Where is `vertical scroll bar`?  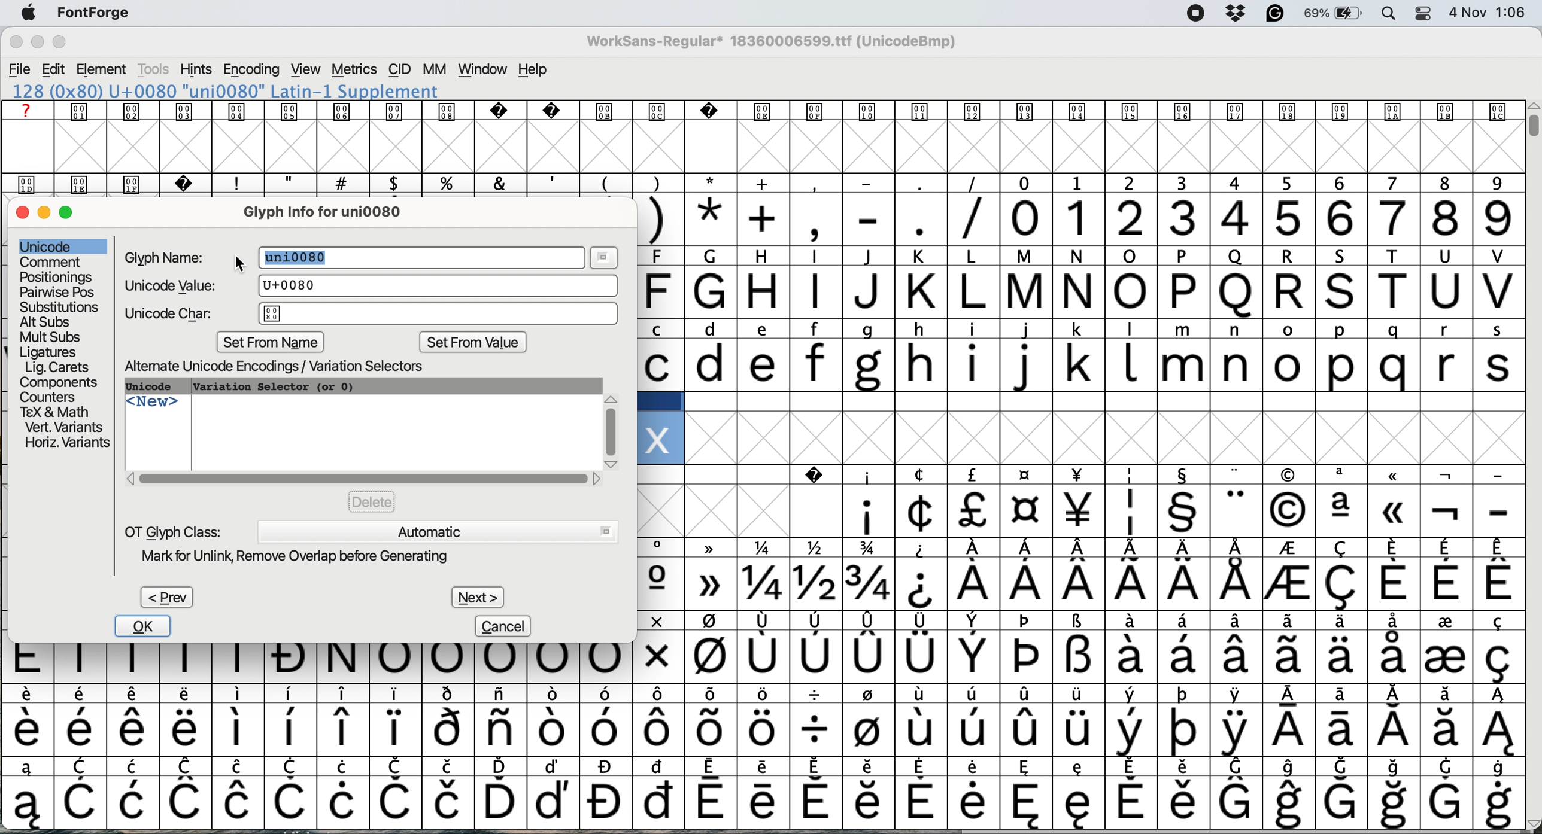 vertical scroll bar is located at coordinates (1531, 125).